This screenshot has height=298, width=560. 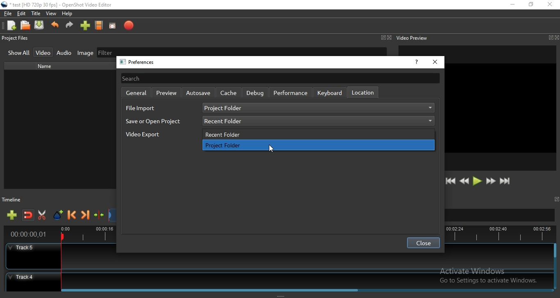 What do you see at coordinates (61, 6) in the screenshot?
I see `" test [HD 720p 30 fps] - OpenShot Video Editor` at bounding box center [61, 6].